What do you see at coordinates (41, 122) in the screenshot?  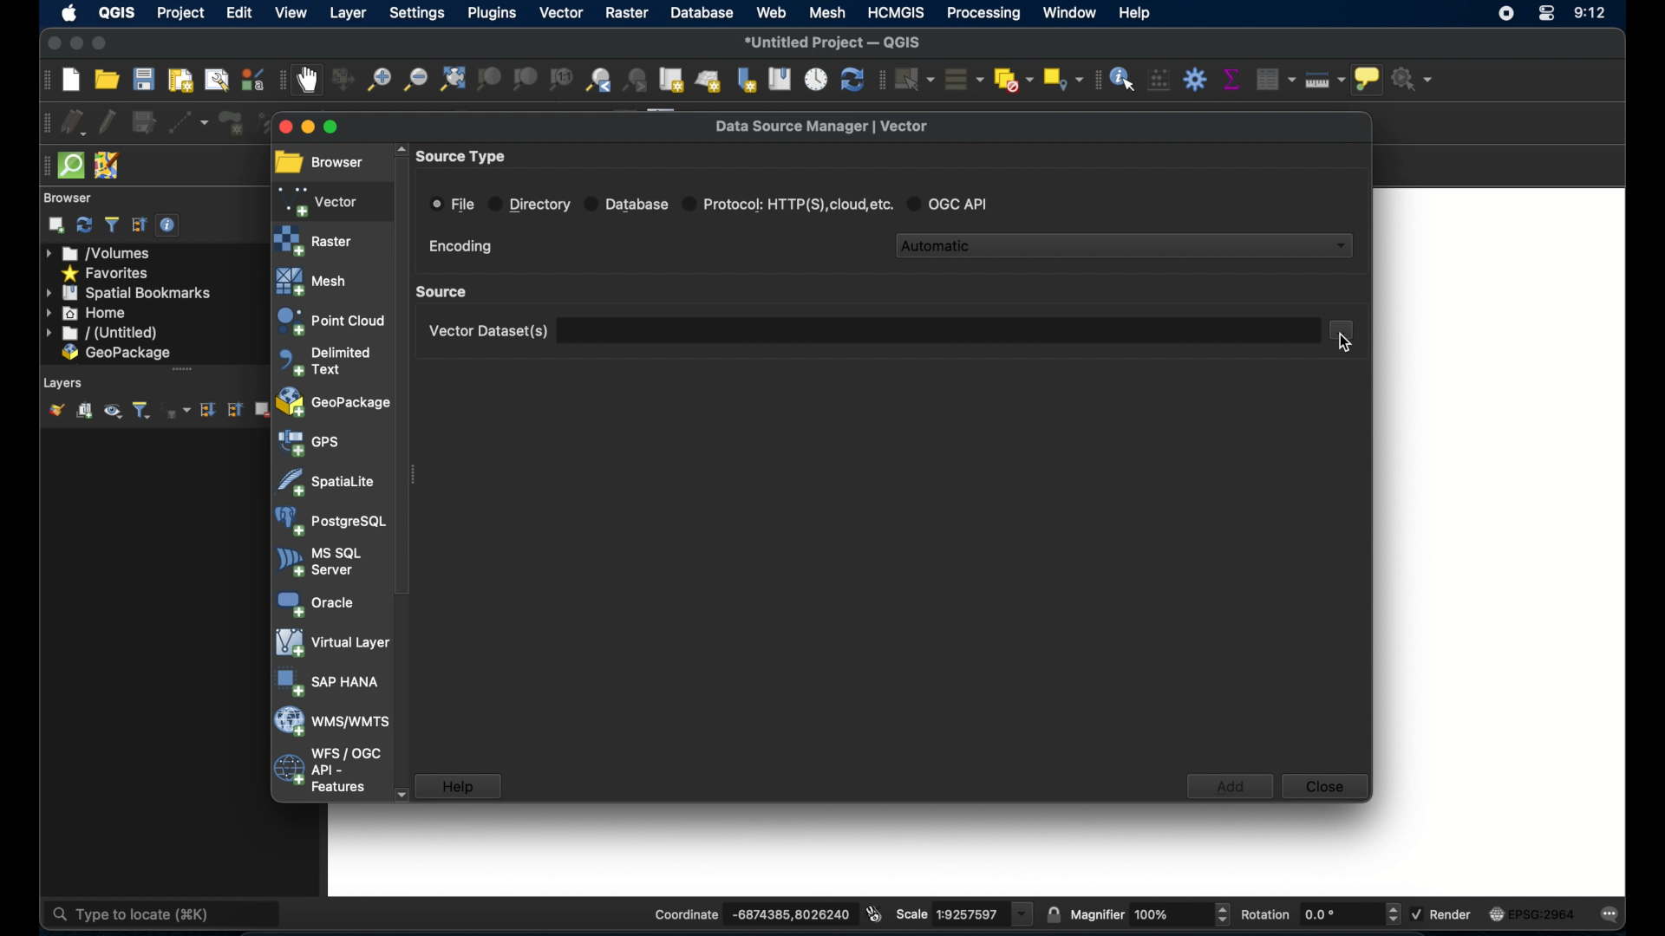 I see `digitizing toolbar` at bounding box center [41, 122].